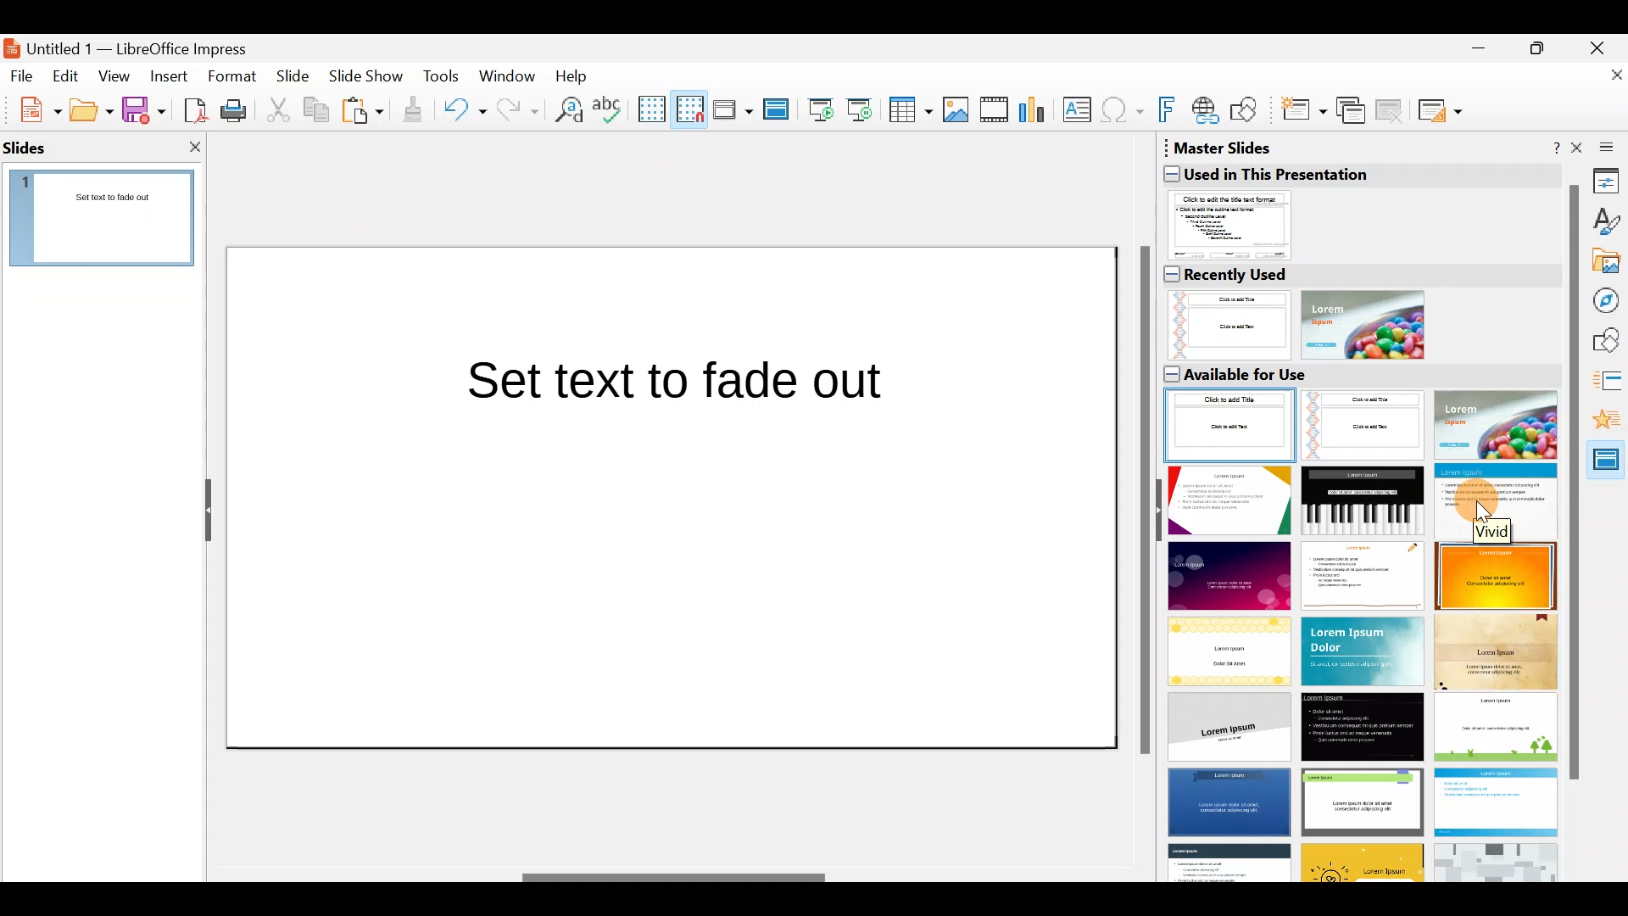 This screenshot has width=1628, height=916. I want to click on Recently used, so click(1352, 310).